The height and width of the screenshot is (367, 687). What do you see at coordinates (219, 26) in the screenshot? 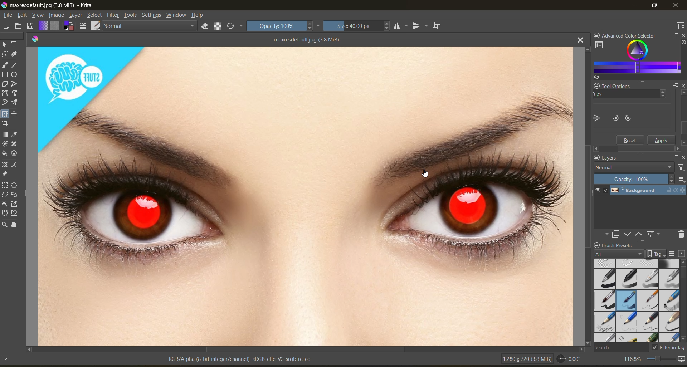
I see `preserve alpha` at bounding box center [219, 26].